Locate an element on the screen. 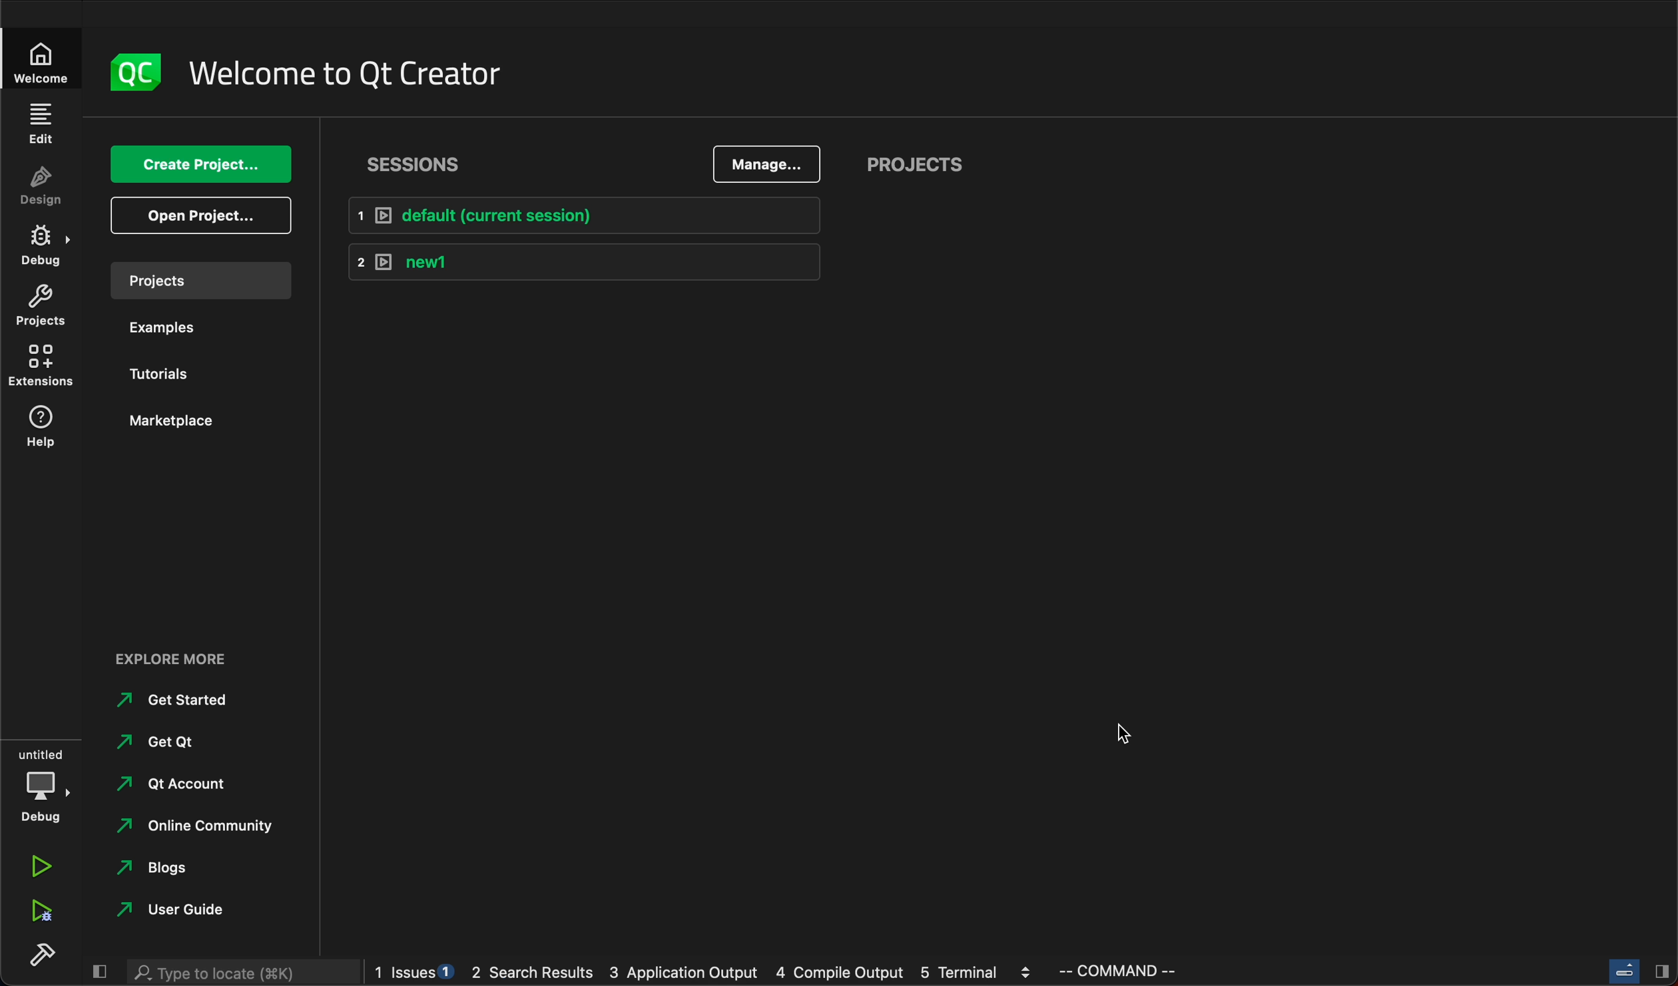 The height and width of the screenshot is (986, 1678). help is located at coordinates (35, 429).